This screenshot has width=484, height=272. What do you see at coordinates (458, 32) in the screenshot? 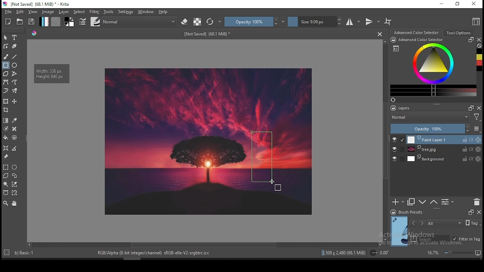
I see `tool options` at bounding box center [458, 32].